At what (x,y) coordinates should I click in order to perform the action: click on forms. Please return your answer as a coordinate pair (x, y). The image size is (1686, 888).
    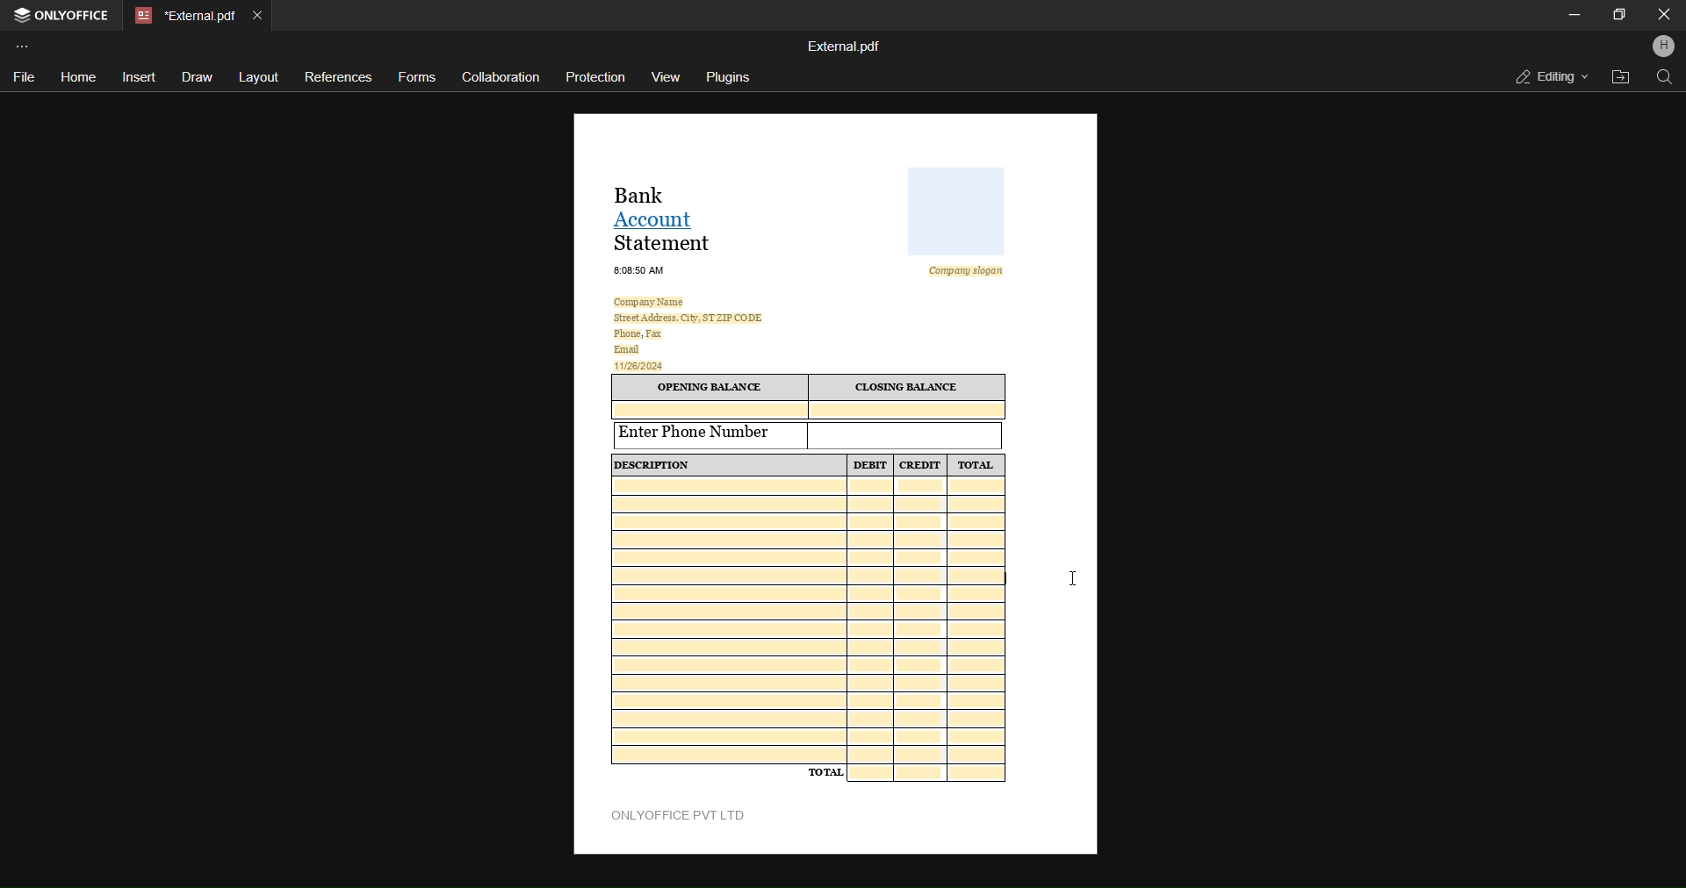
    Looking at the image, I should click on (417, 78).